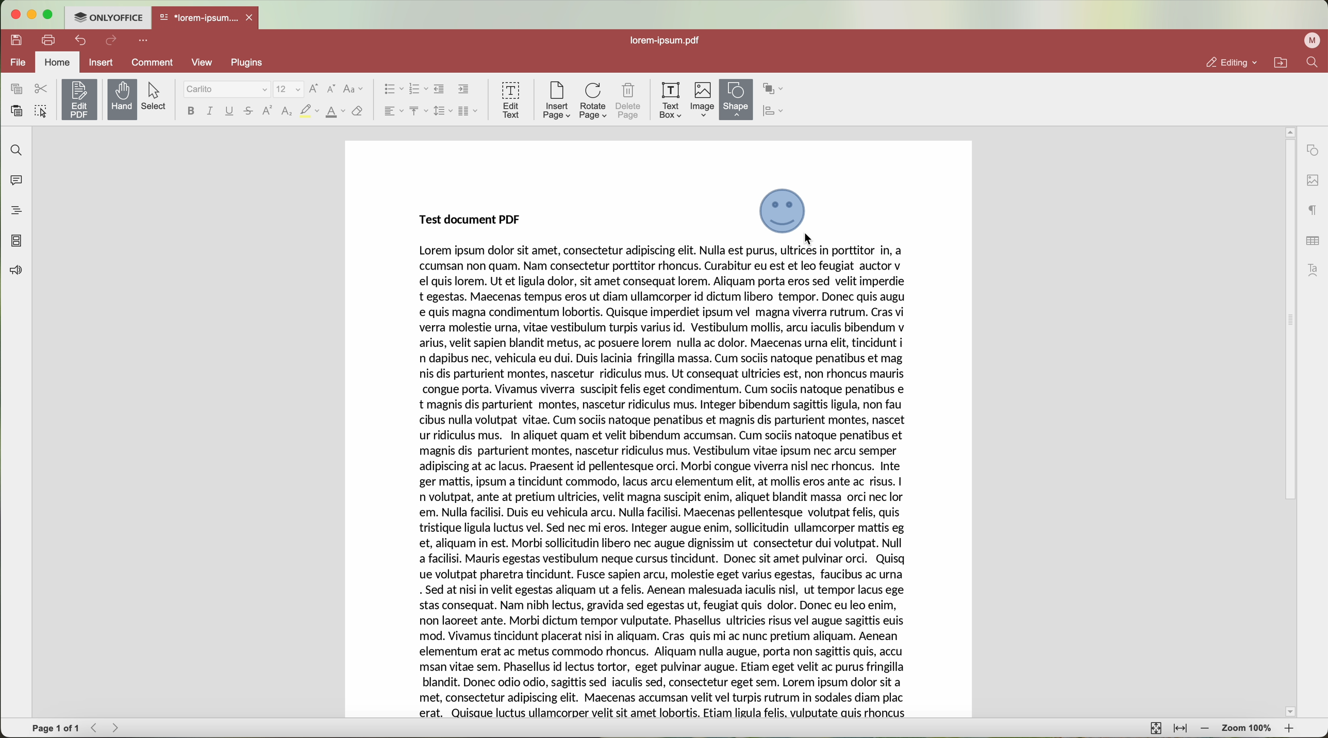 The height and width of the screenshot is (738, 1328). I want to click on underline, so click(230, 111).